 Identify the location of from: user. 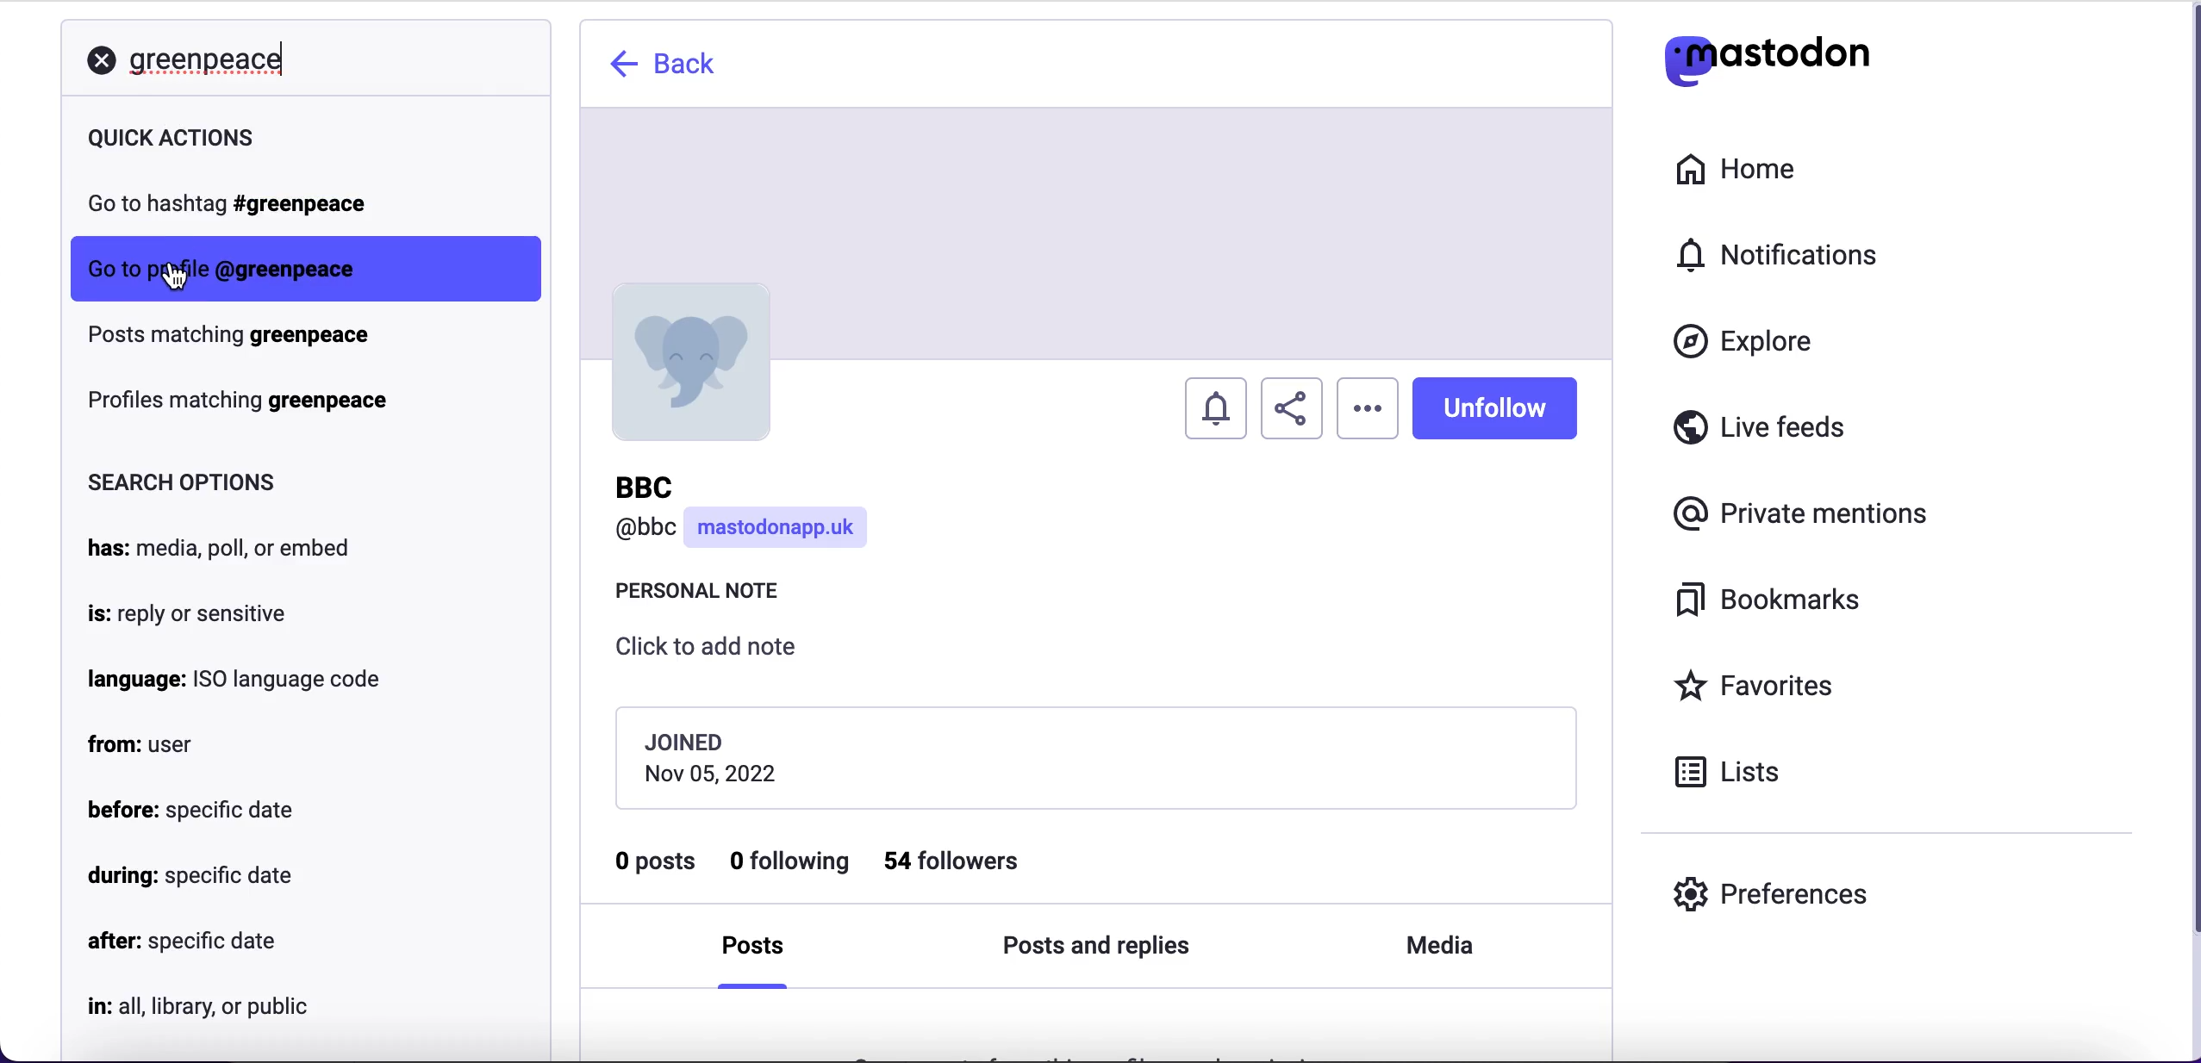
(146, 744).